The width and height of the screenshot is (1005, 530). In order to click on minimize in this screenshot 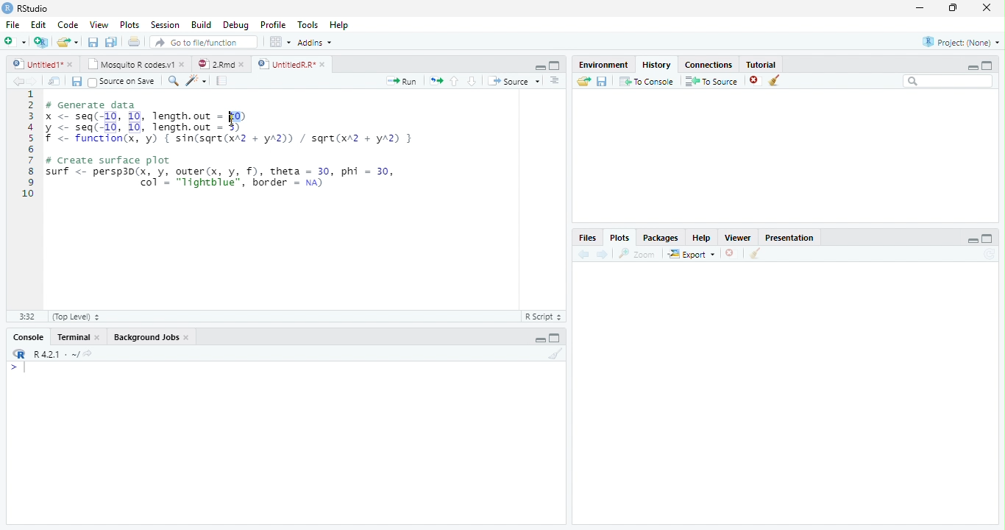, I will do `click(920, 7)`.